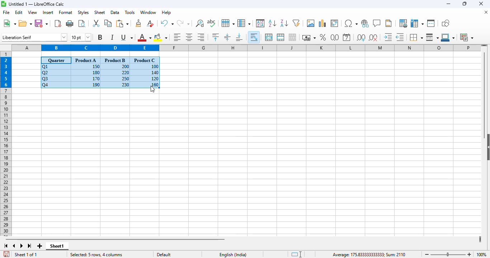 The height and width of the screenshot is (258, 490). I want to click on insert or edit pivot table, so click(335, 23).